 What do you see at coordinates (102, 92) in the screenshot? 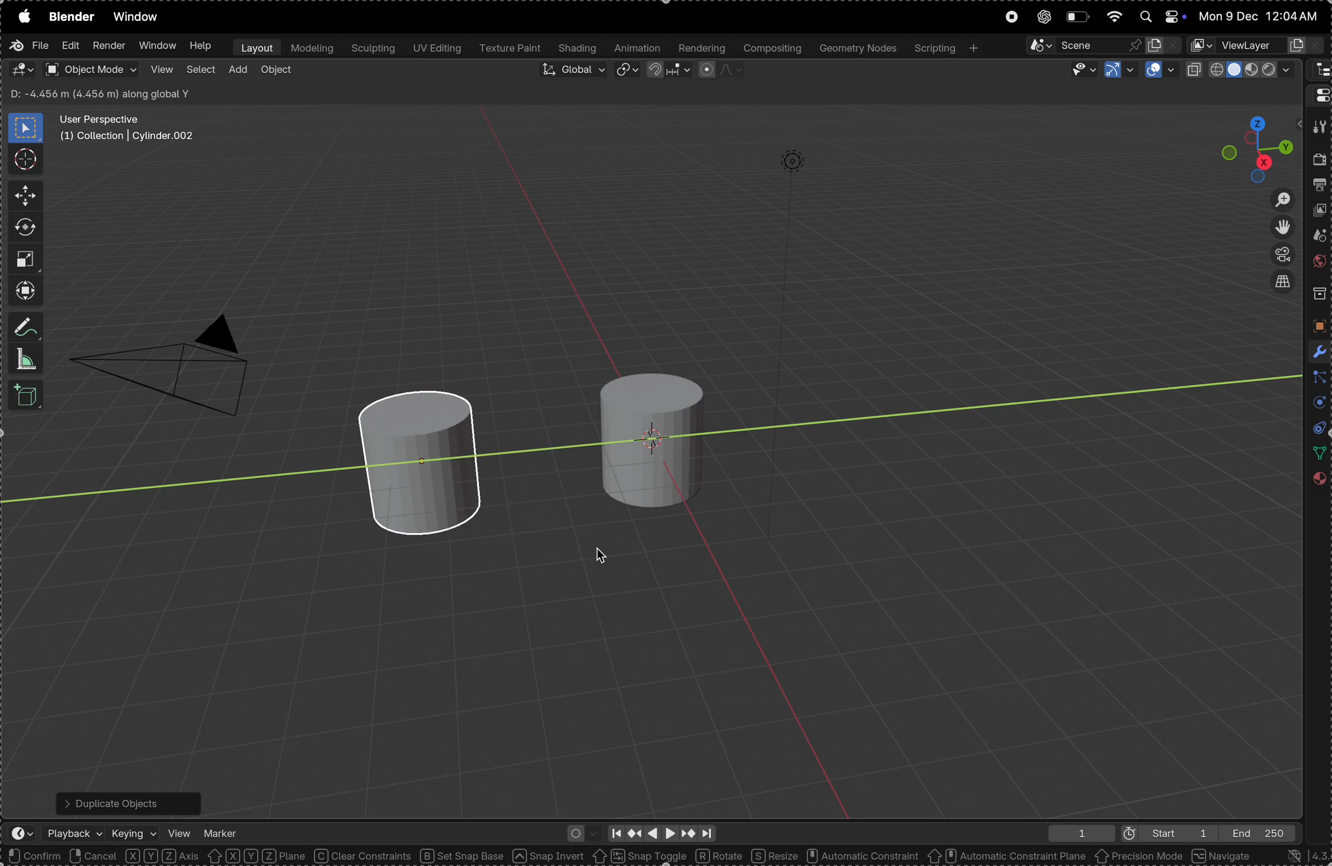
I see `modes` at bounding box center [102, 92].